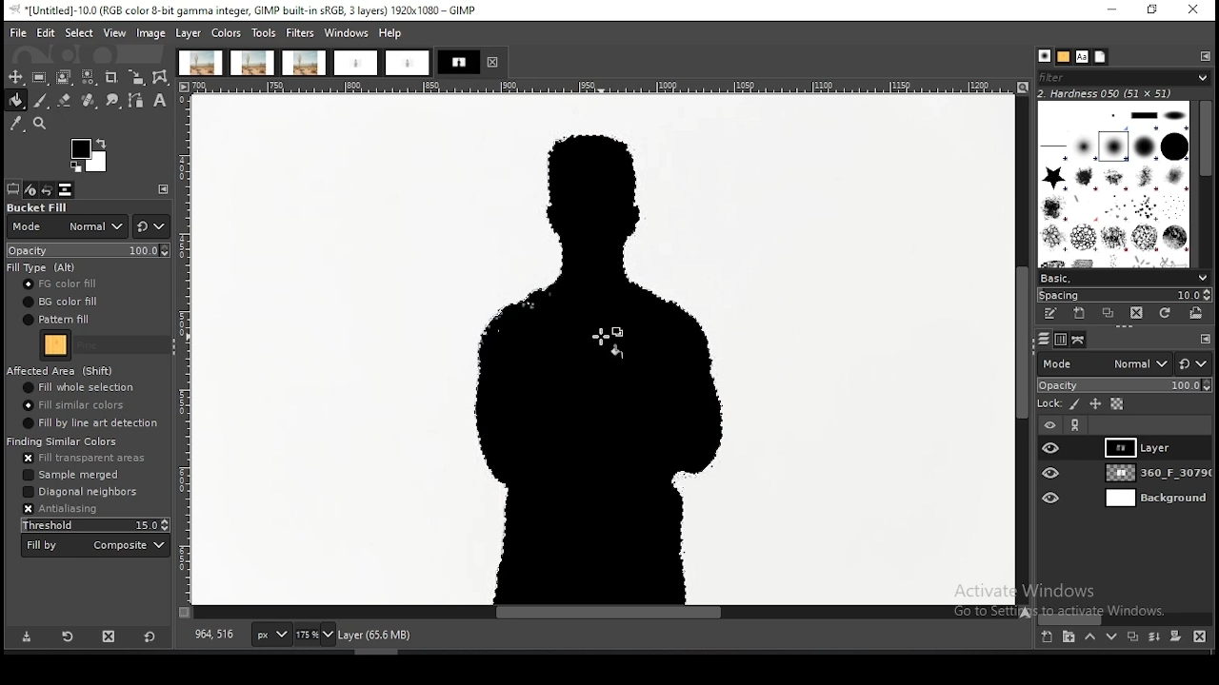 This screenshot has width=1219, height=685. What do you see at coordinates (216, 636) in the screenshot?
I see `775, 465` at bounding box center [216, 636].